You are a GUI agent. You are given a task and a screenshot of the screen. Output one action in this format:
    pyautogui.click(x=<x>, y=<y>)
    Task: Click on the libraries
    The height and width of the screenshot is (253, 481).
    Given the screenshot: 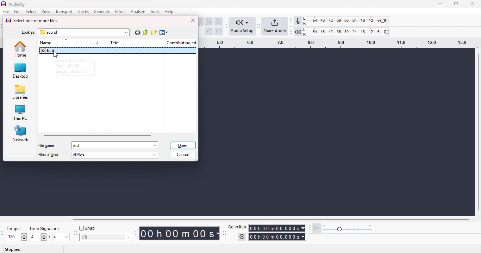 What is the action you would take?
    pyautogui.click(x=20, y=92)
    